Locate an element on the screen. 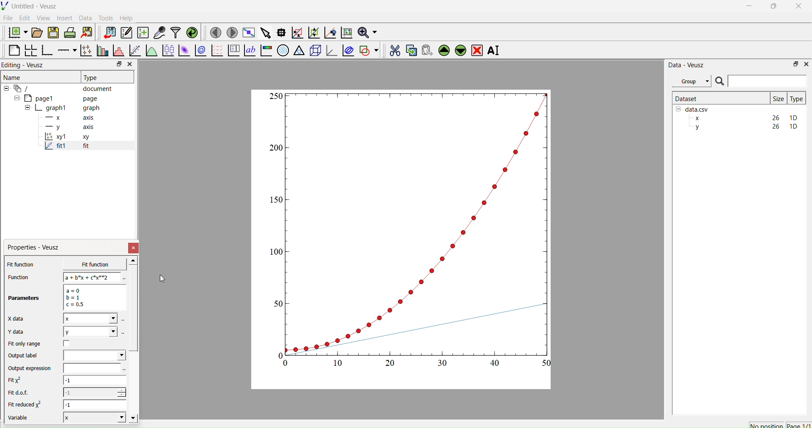 Image resolution: width=812 pixels, height=428 pixels. Image color bar is located at coordinates (265, 50).